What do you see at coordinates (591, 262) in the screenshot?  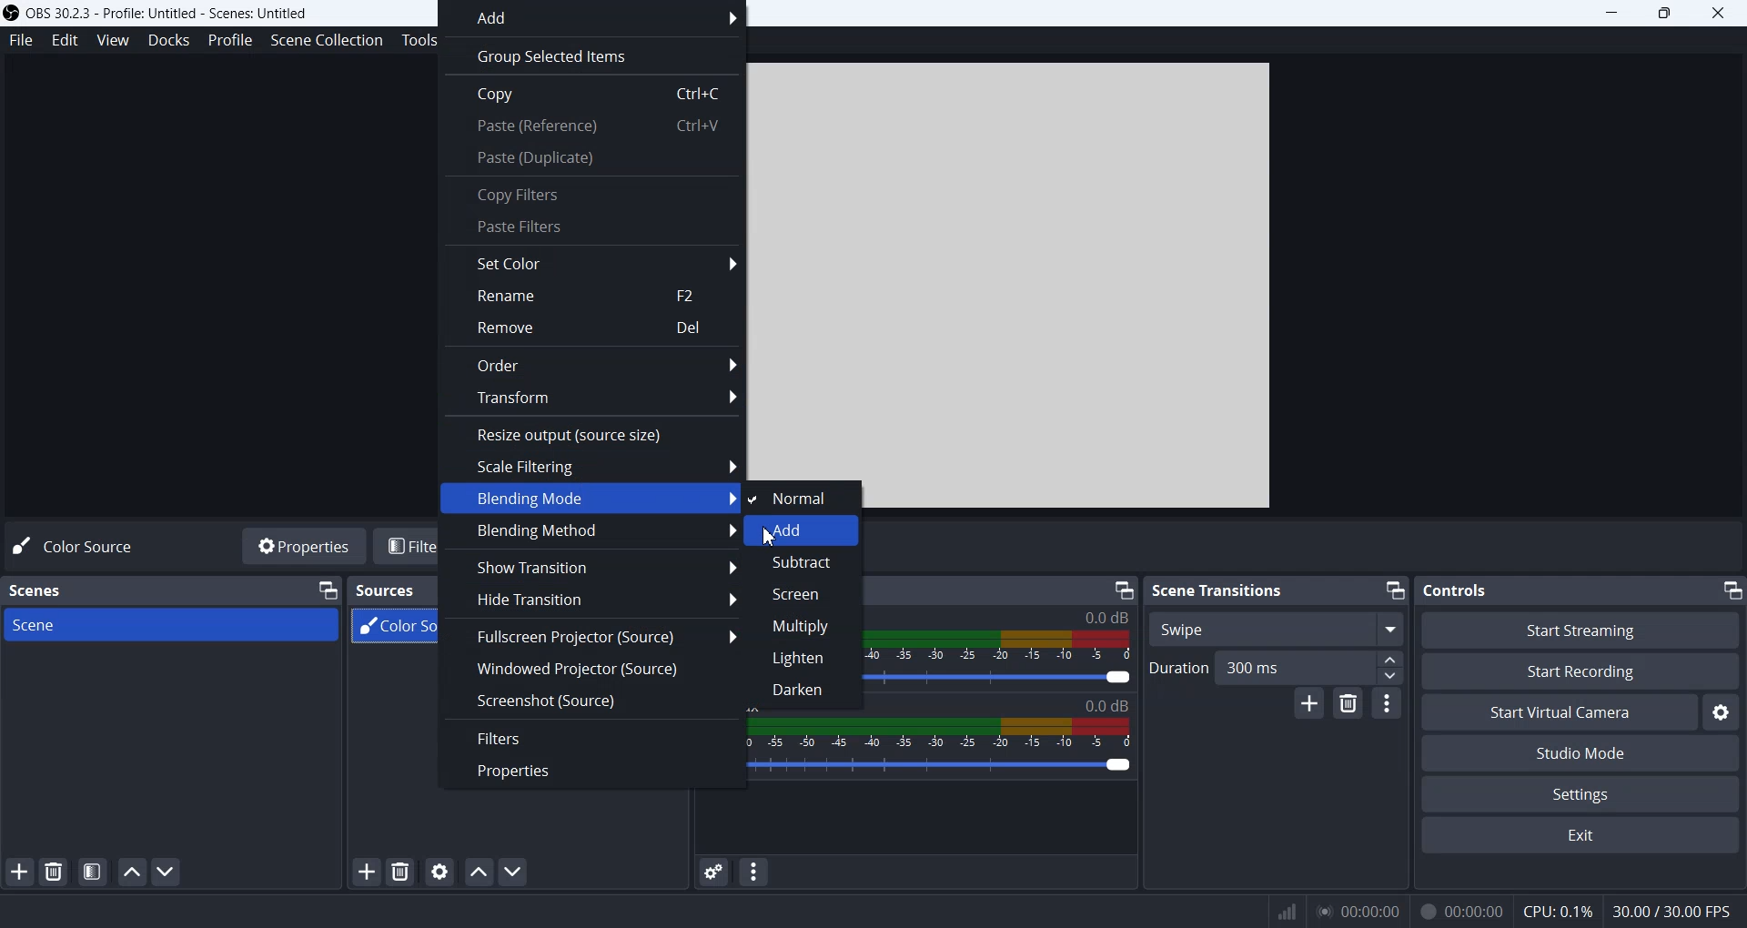 I see `Set Color` at bounding box center [591, 262].